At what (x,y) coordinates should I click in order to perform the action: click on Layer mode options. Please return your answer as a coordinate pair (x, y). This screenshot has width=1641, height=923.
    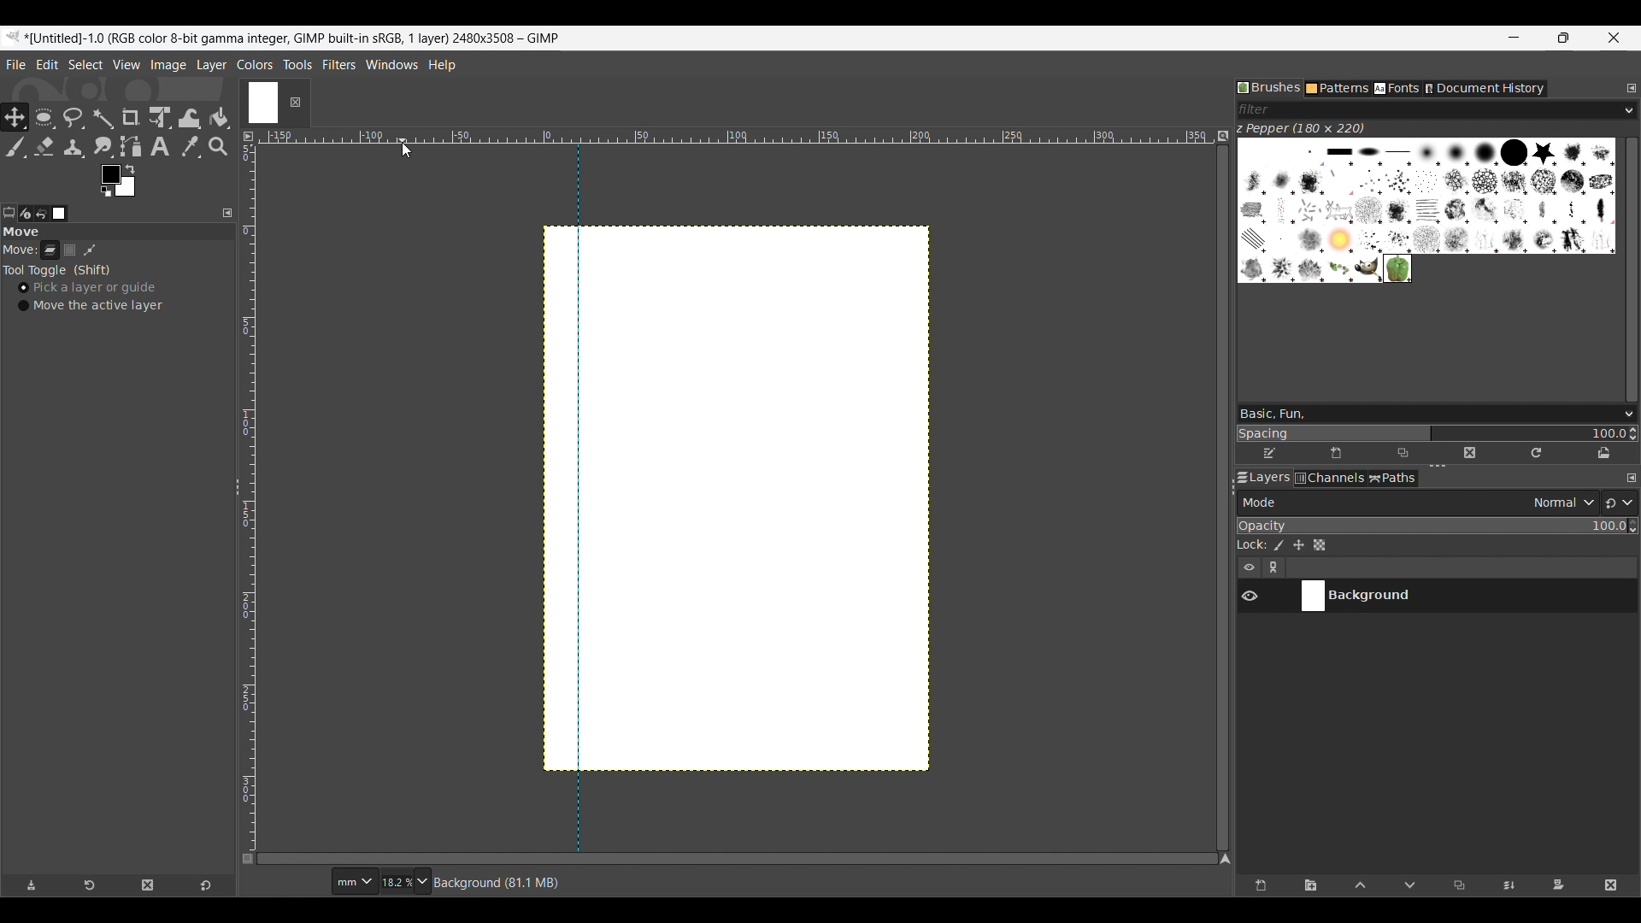
    Looking at the image, I should click on (1417, 503).